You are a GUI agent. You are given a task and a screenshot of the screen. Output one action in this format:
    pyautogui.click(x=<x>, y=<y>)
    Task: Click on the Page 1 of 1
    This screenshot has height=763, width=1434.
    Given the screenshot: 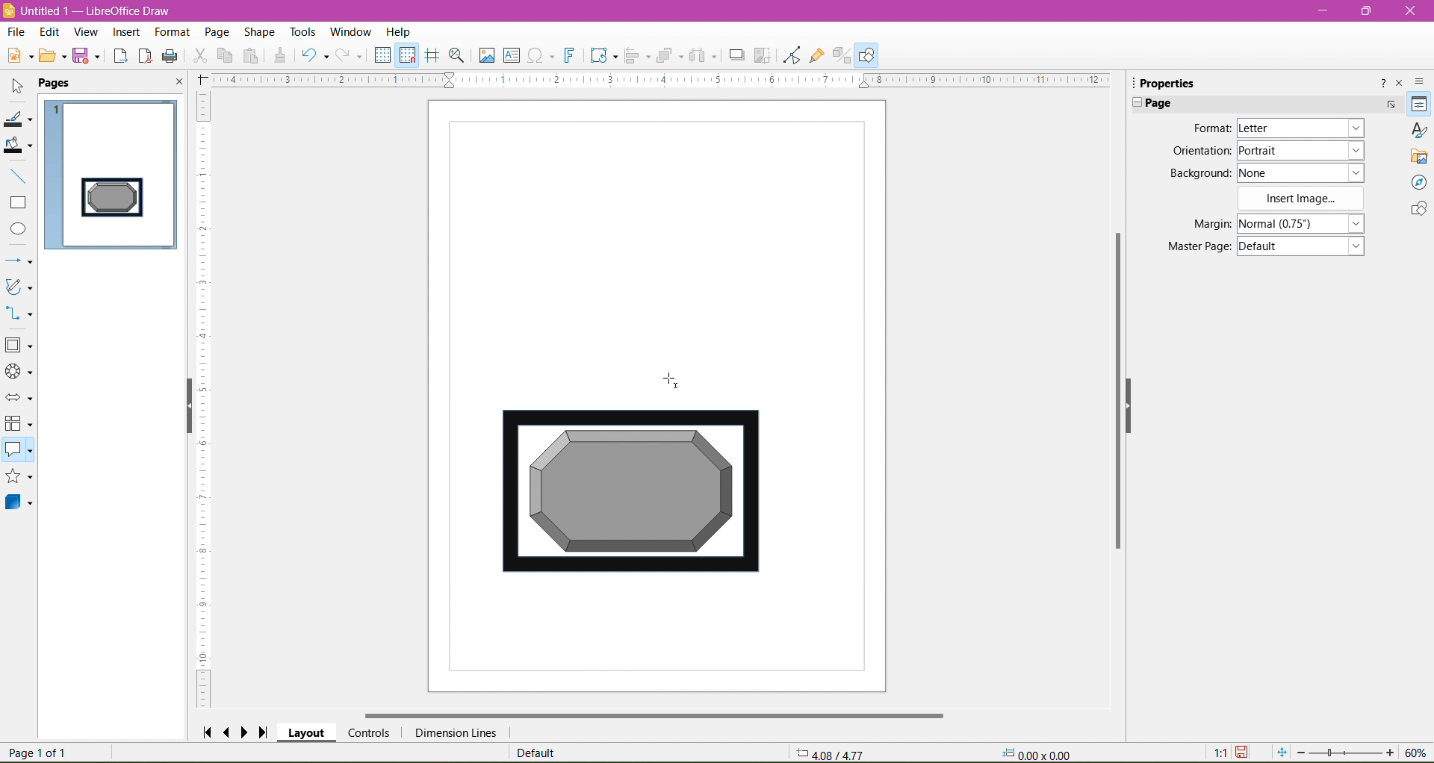 What is the action you would take?
    pyautogui.click(x=41, y=753)
    